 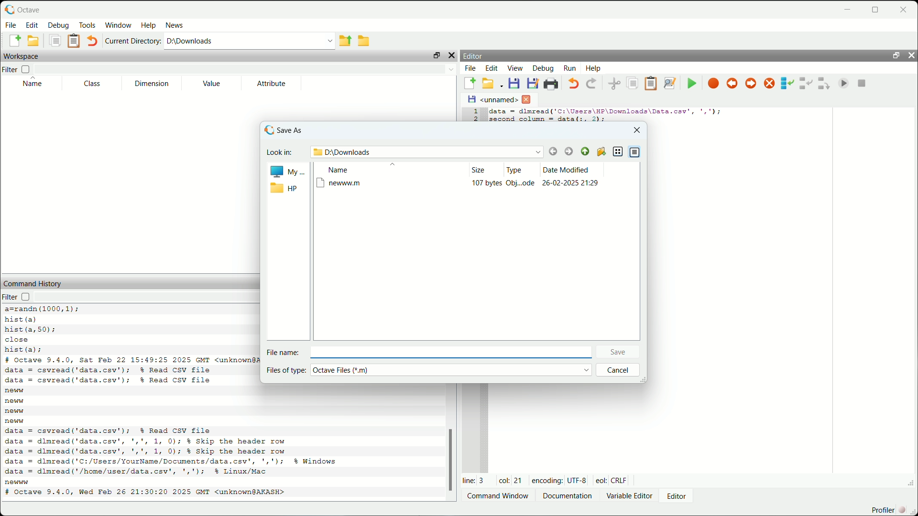 What do you see at coordinates (434, 55) in the screenshot?
I see `unlock widget` at bounding box center [434, 55].